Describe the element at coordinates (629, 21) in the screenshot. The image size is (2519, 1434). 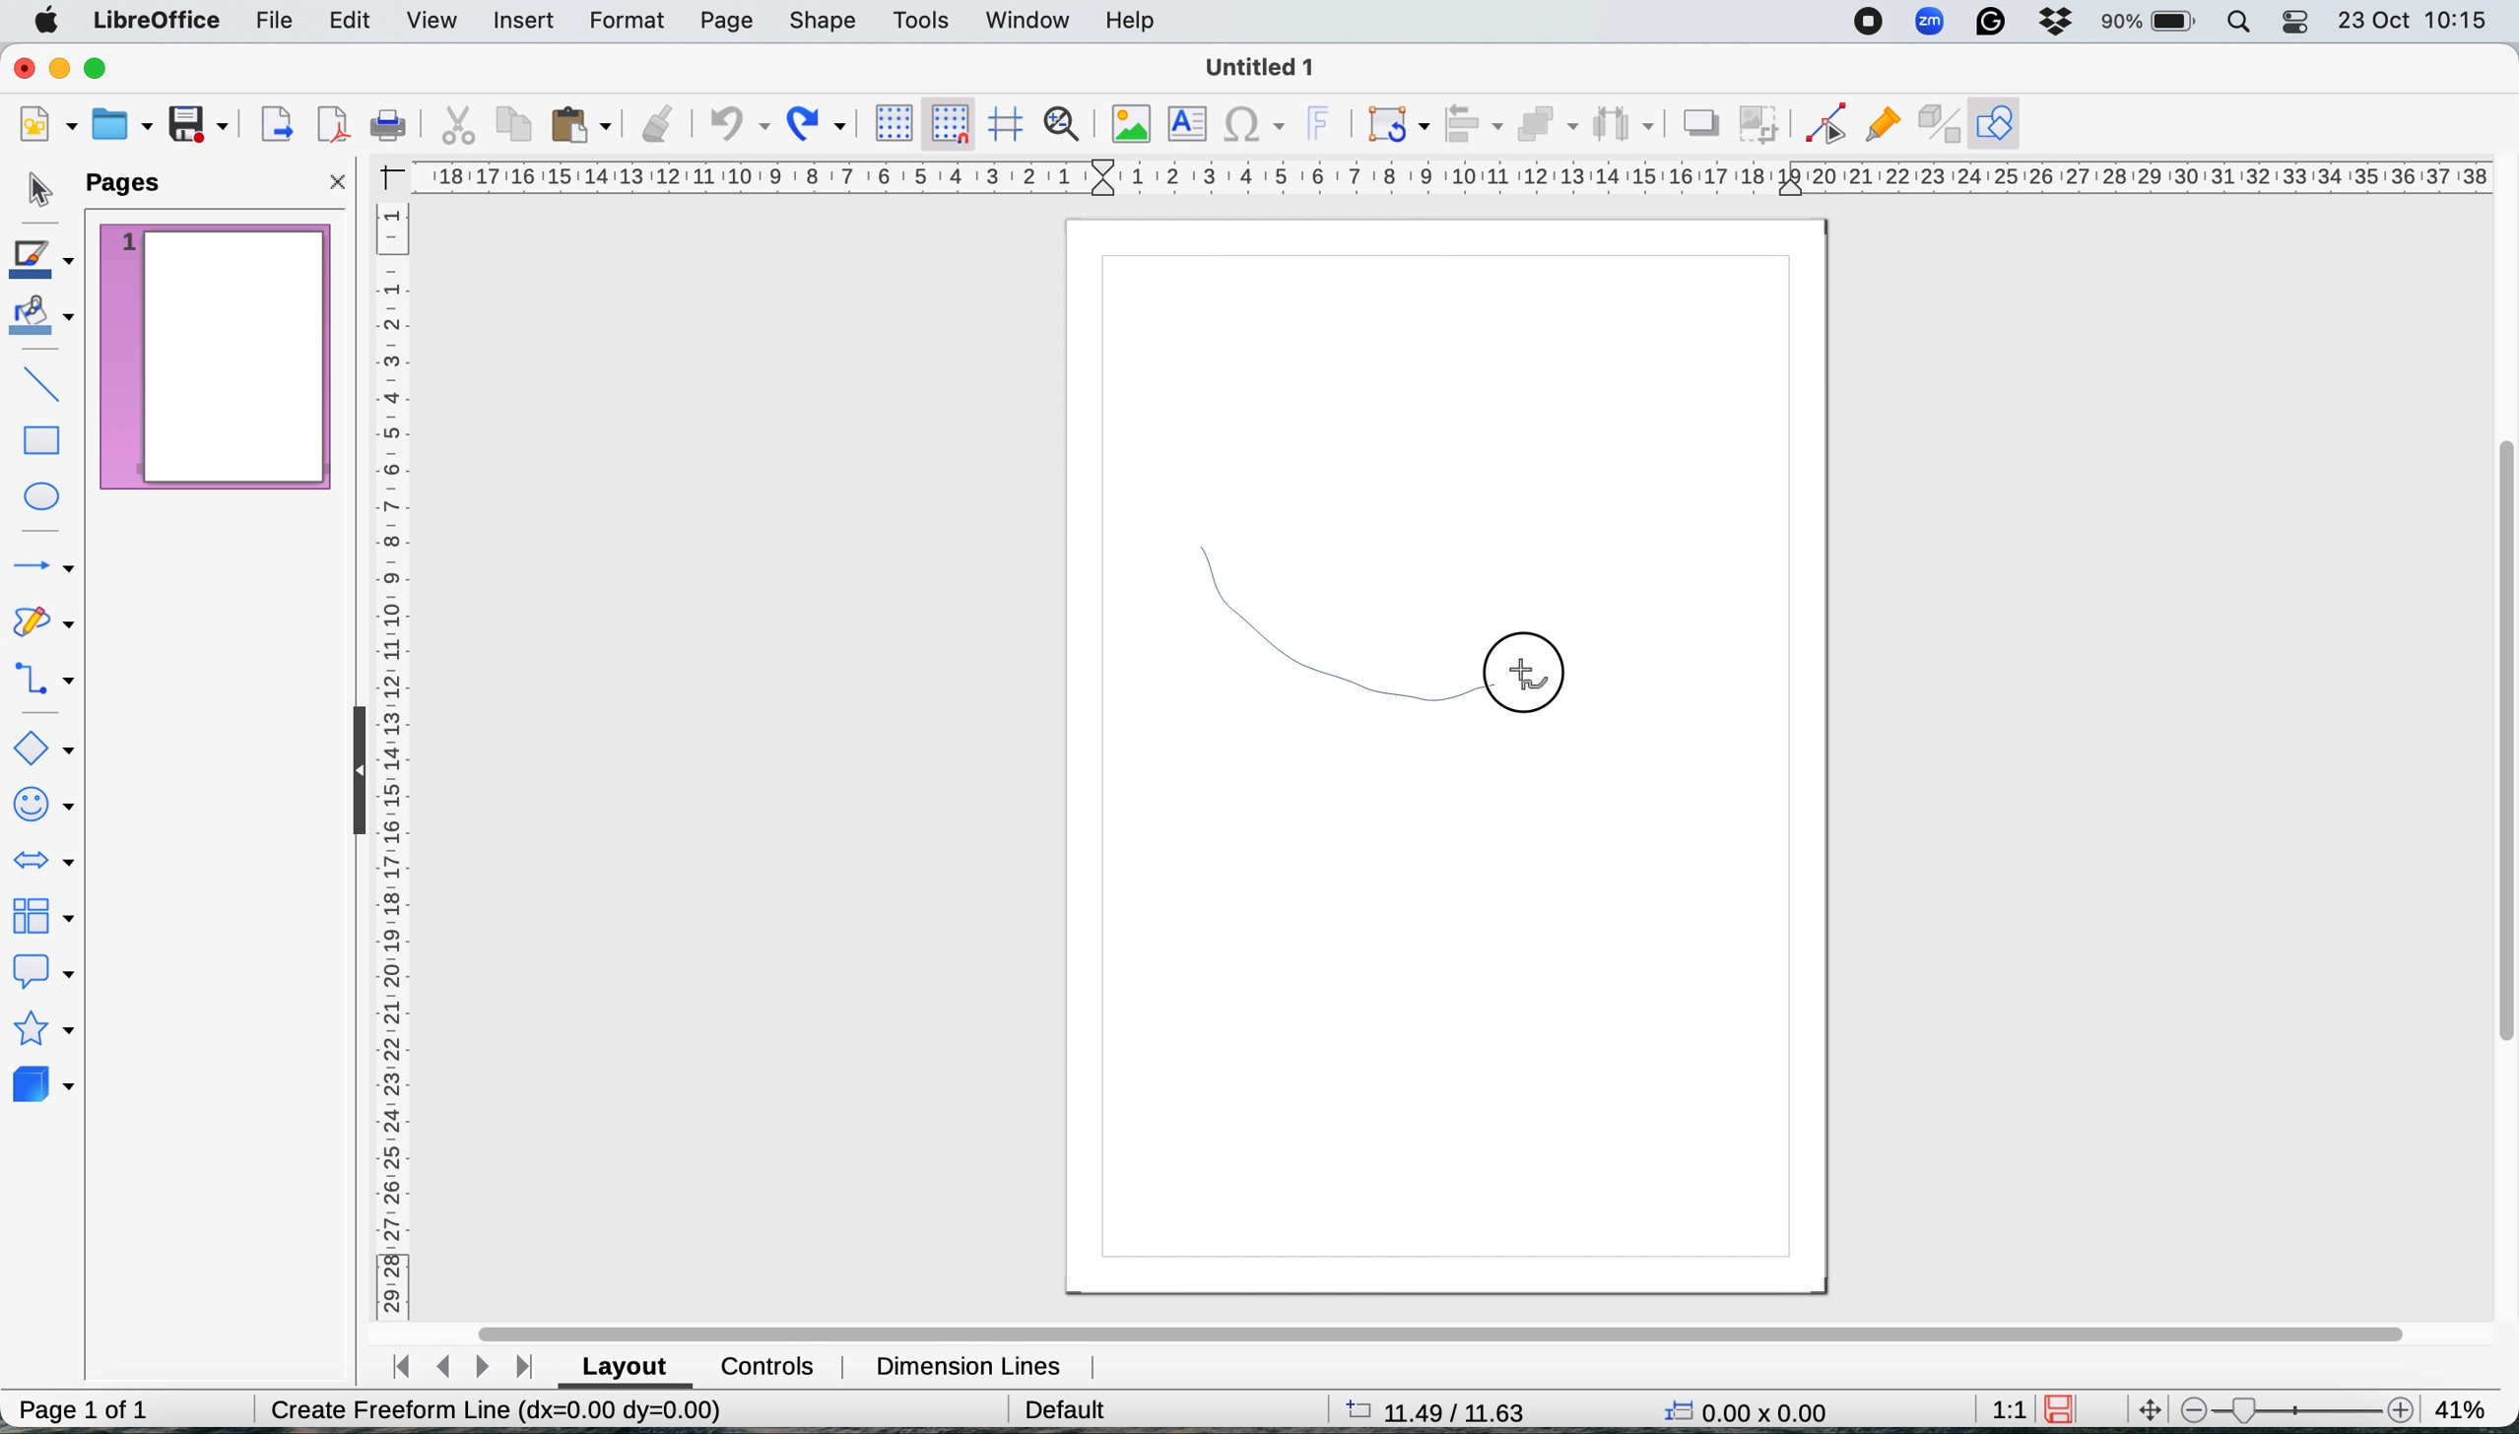
I see `format` at that location.